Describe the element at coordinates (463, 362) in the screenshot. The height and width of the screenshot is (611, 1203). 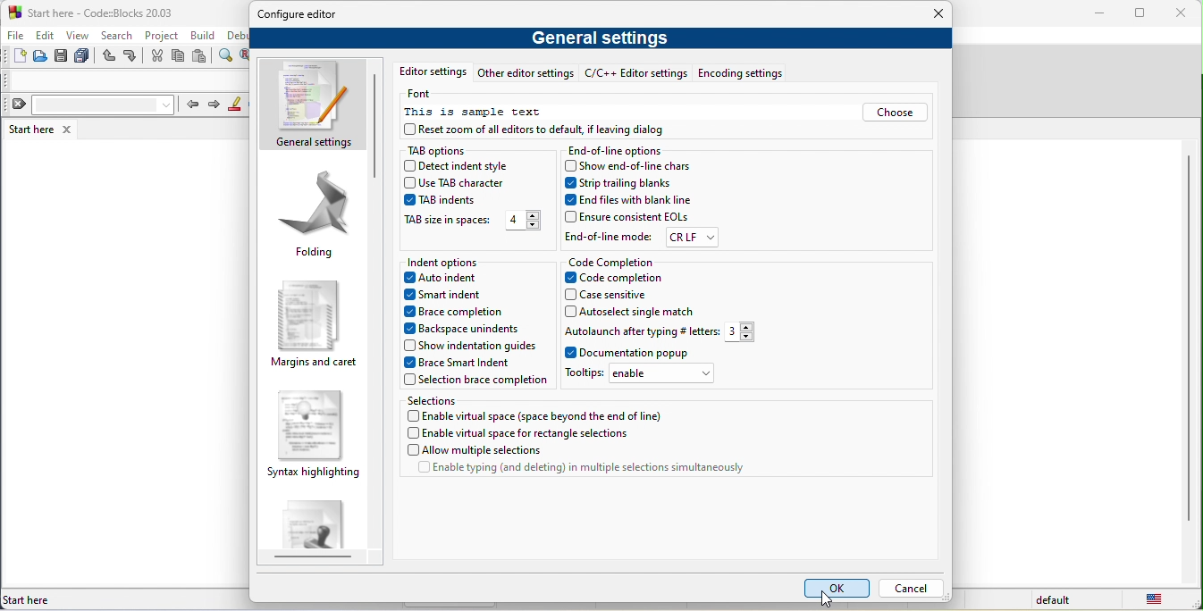
I see `brace smart indent` at that location.